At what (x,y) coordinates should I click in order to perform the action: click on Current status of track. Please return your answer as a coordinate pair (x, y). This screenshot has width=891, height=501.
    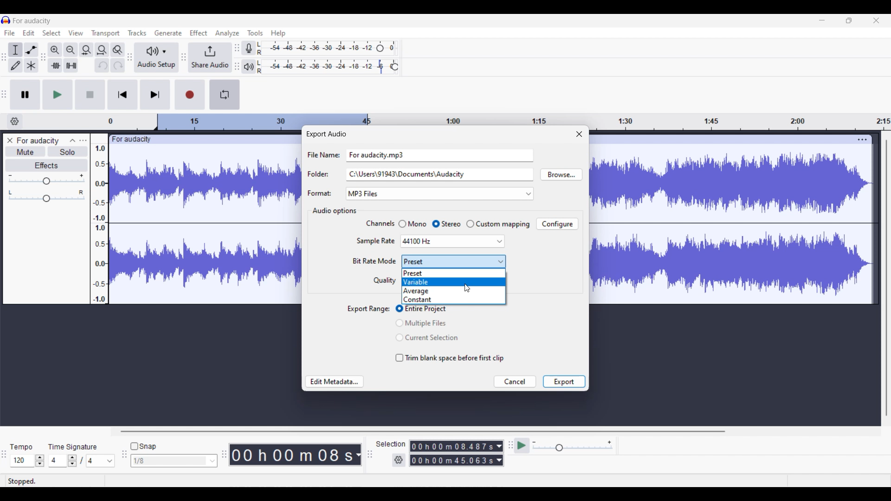
    Looking at the image, I should click on (22, 481).